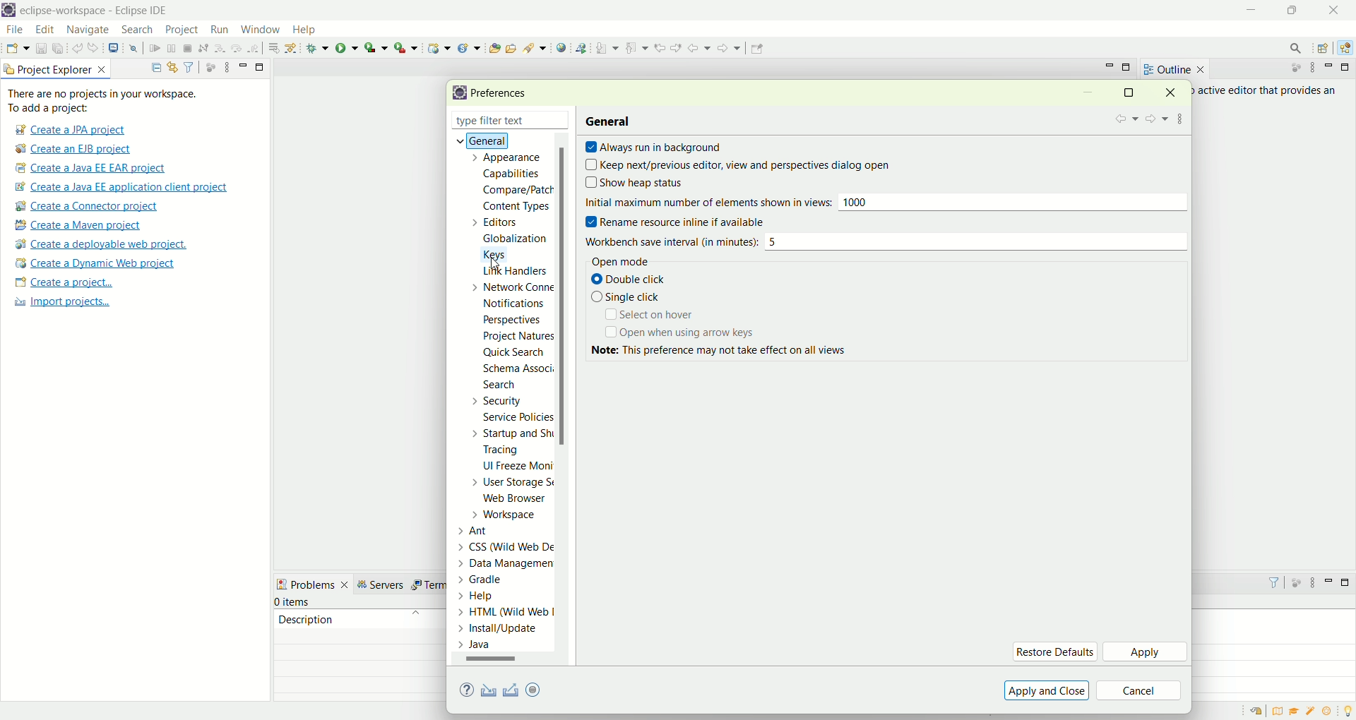 Image resolution: width=1356 pixels, height=720 pixels. What do you see at coordinates (682, 334) in the screenshot?
I see `open when using arrow keys` at bounding box center [682, 334].